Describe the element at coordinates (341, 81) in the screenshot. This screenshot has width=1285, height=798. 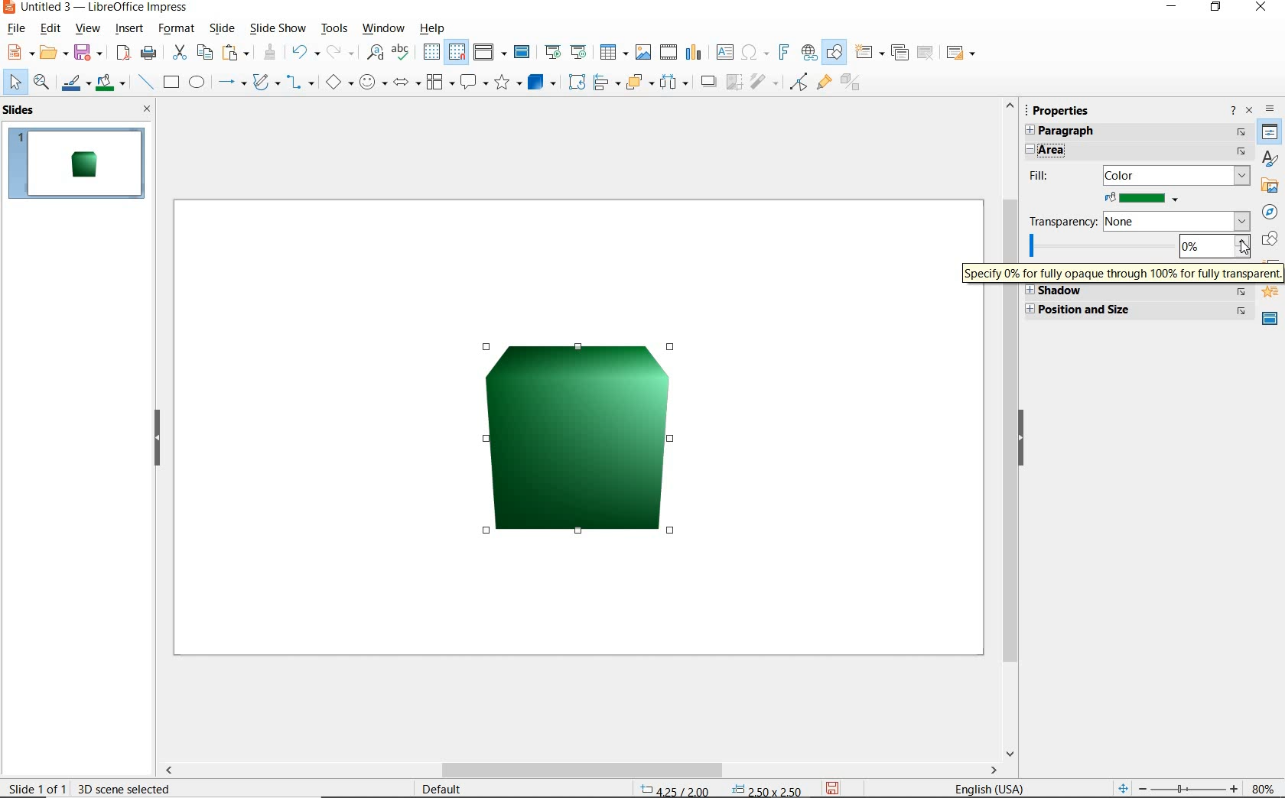
I see `basic shapes` at that location.